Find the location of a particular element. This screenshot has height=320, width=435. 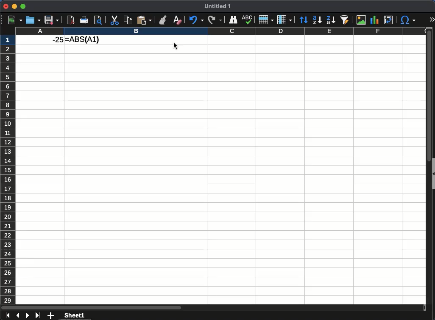

autofilter is located at coordinates (346, 20).